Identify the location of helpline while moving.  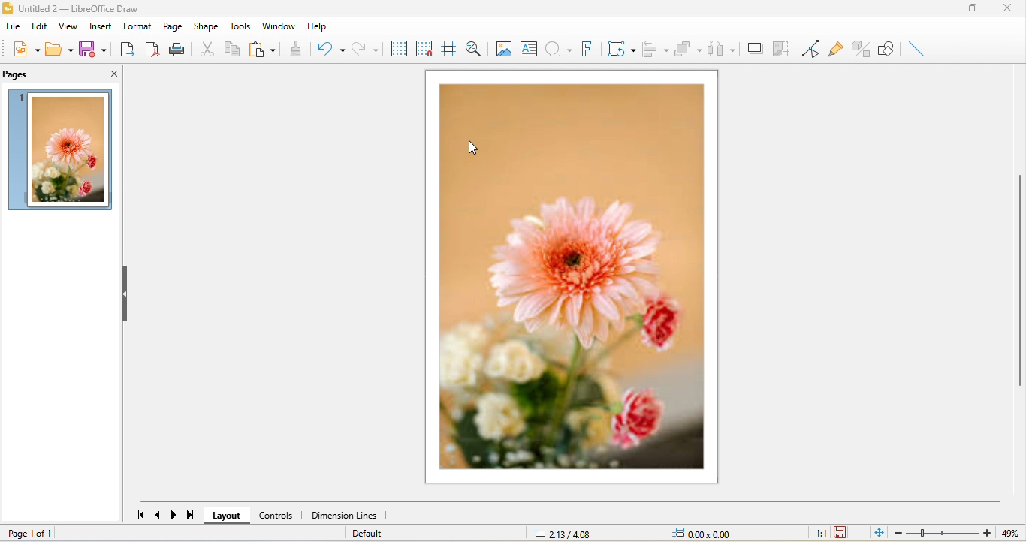
(448, 49).